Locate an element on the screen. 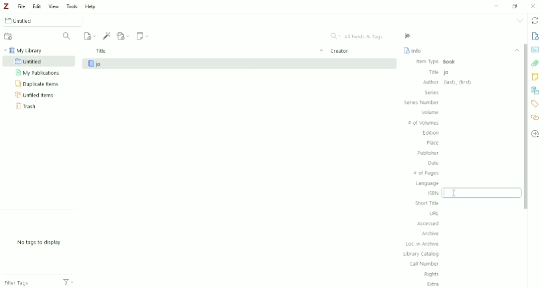 The image size is (541, 289). My Library is located at coordinates (27, 50).